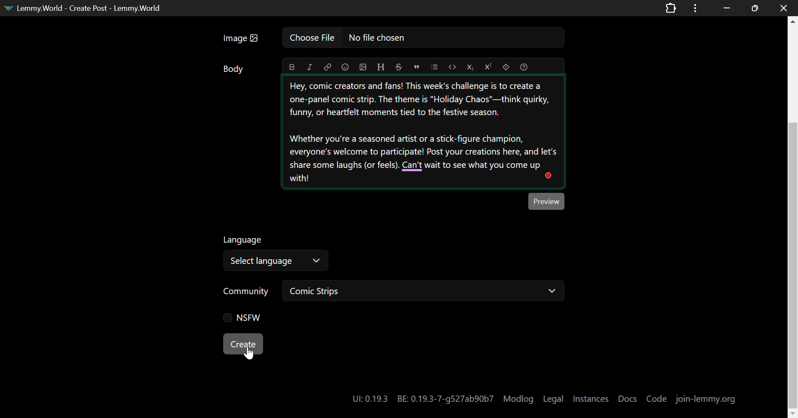 The width and height of the screenshot is (798, 418). I want to click on Close Window, so click(781, 7).